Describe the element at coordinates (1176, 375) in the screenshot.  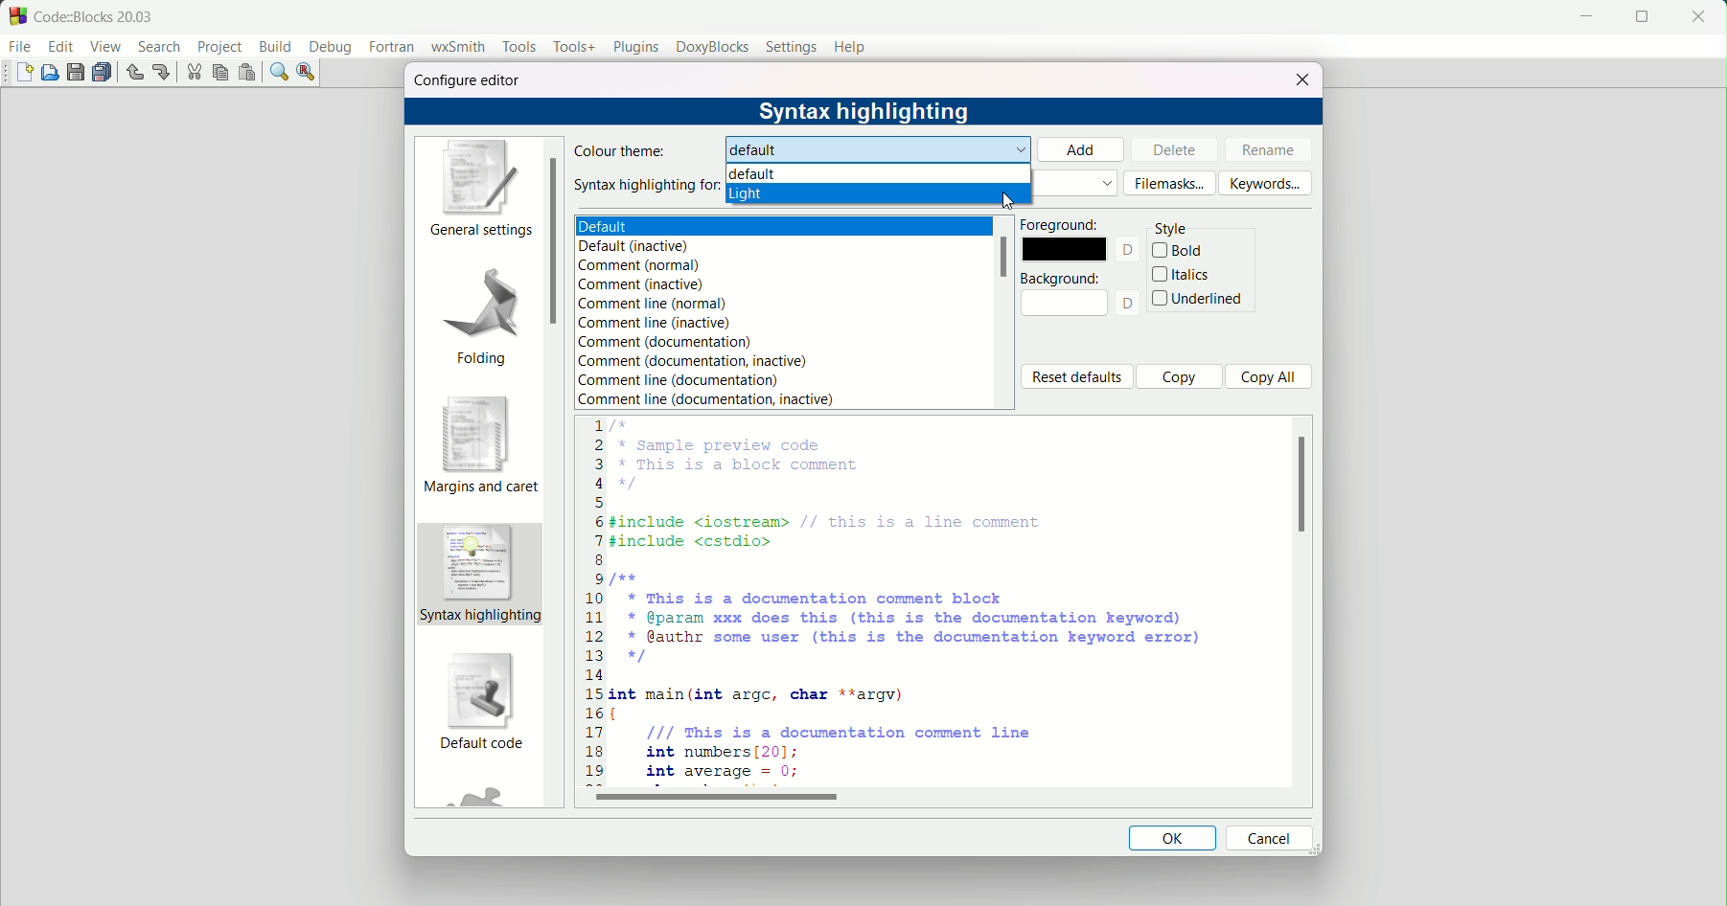
I see `copy` at that location.